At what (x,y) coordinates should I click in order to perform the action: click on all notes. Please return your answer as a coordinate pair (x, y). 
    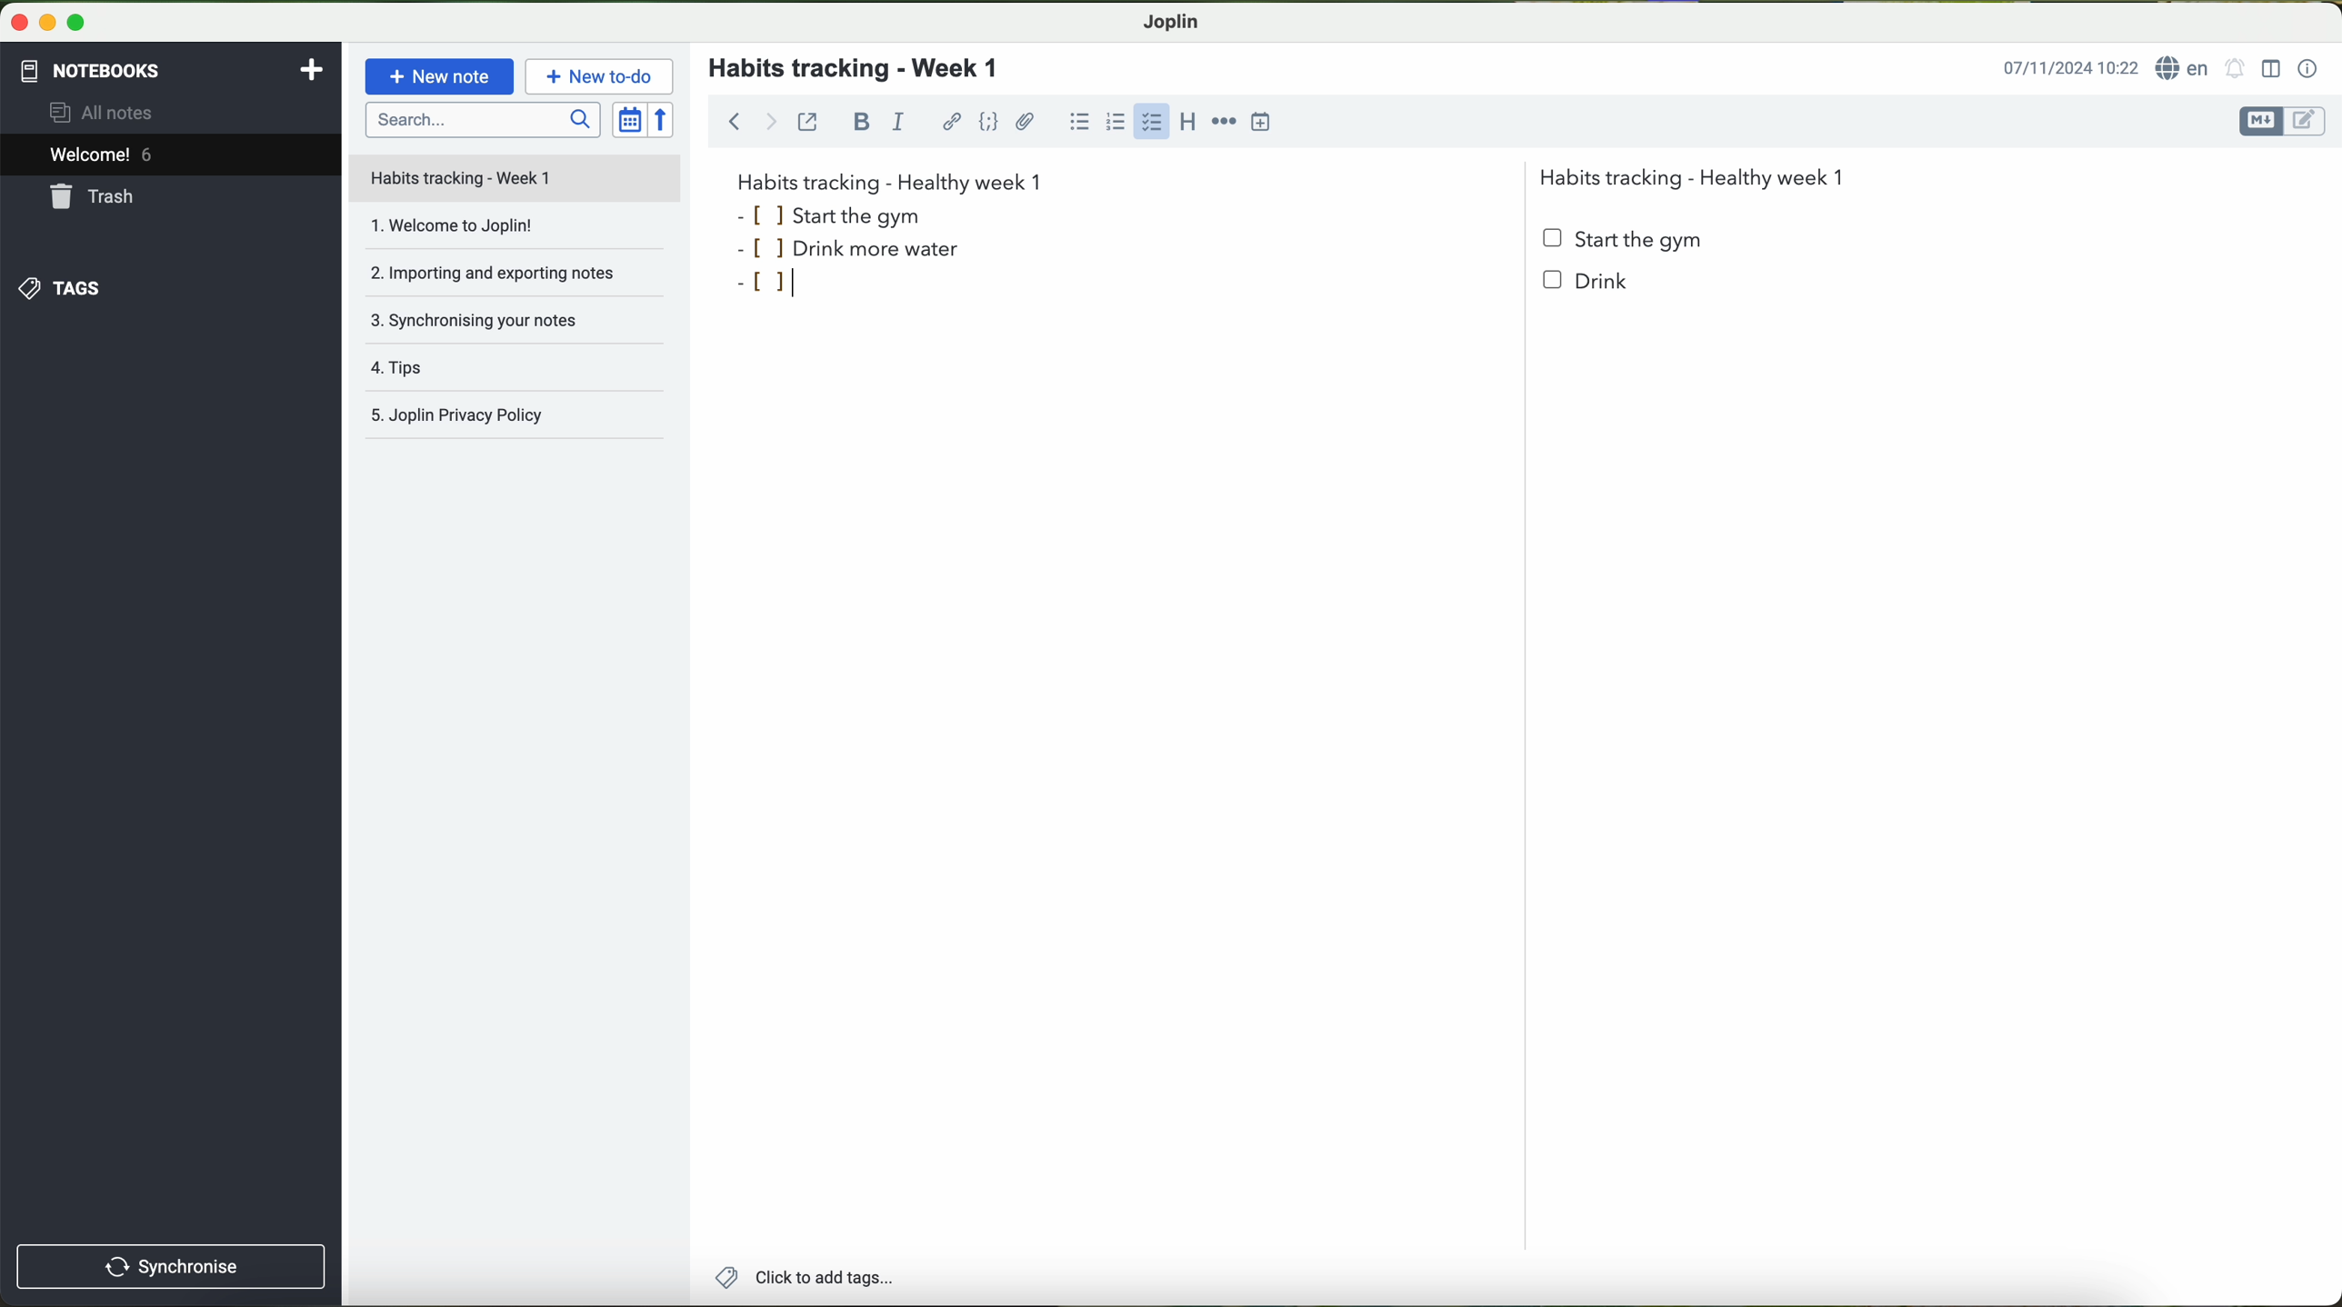
    Looking at the image, I should click on (106, 111).